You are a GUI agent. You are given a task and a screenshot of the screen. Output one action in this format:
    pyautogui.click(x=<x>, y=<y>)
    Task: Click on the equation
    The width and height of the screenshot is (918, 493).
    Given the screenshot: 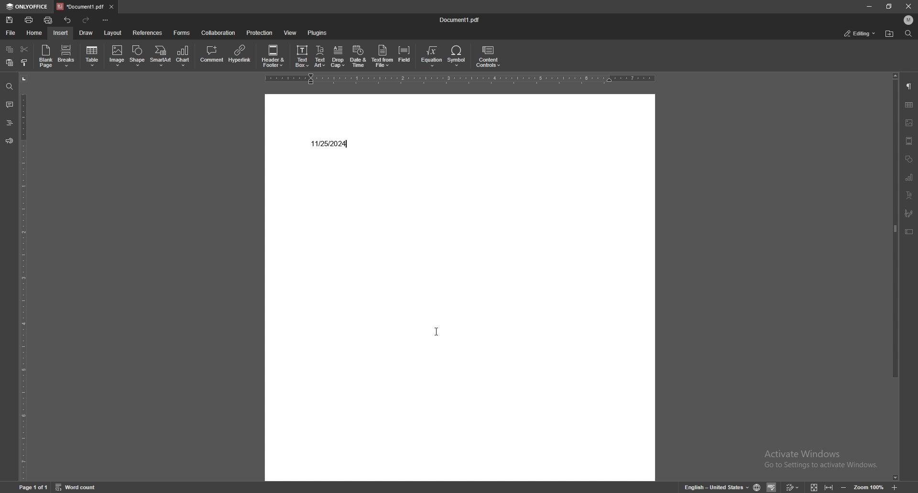 What is the action you would take?
    pyautogui.click(x=432, y=56)
    